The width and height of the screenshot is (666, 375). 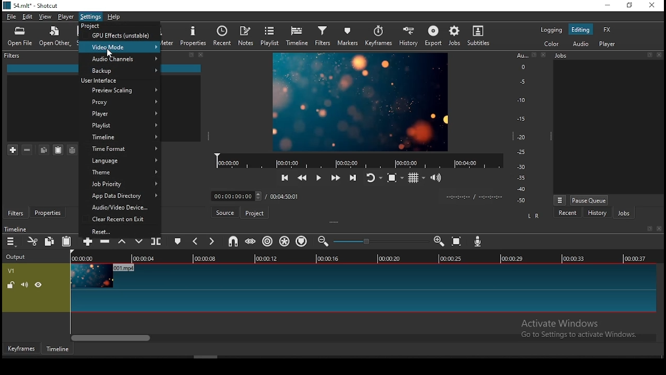 I want to click on time format, so click(x=120, y=148).